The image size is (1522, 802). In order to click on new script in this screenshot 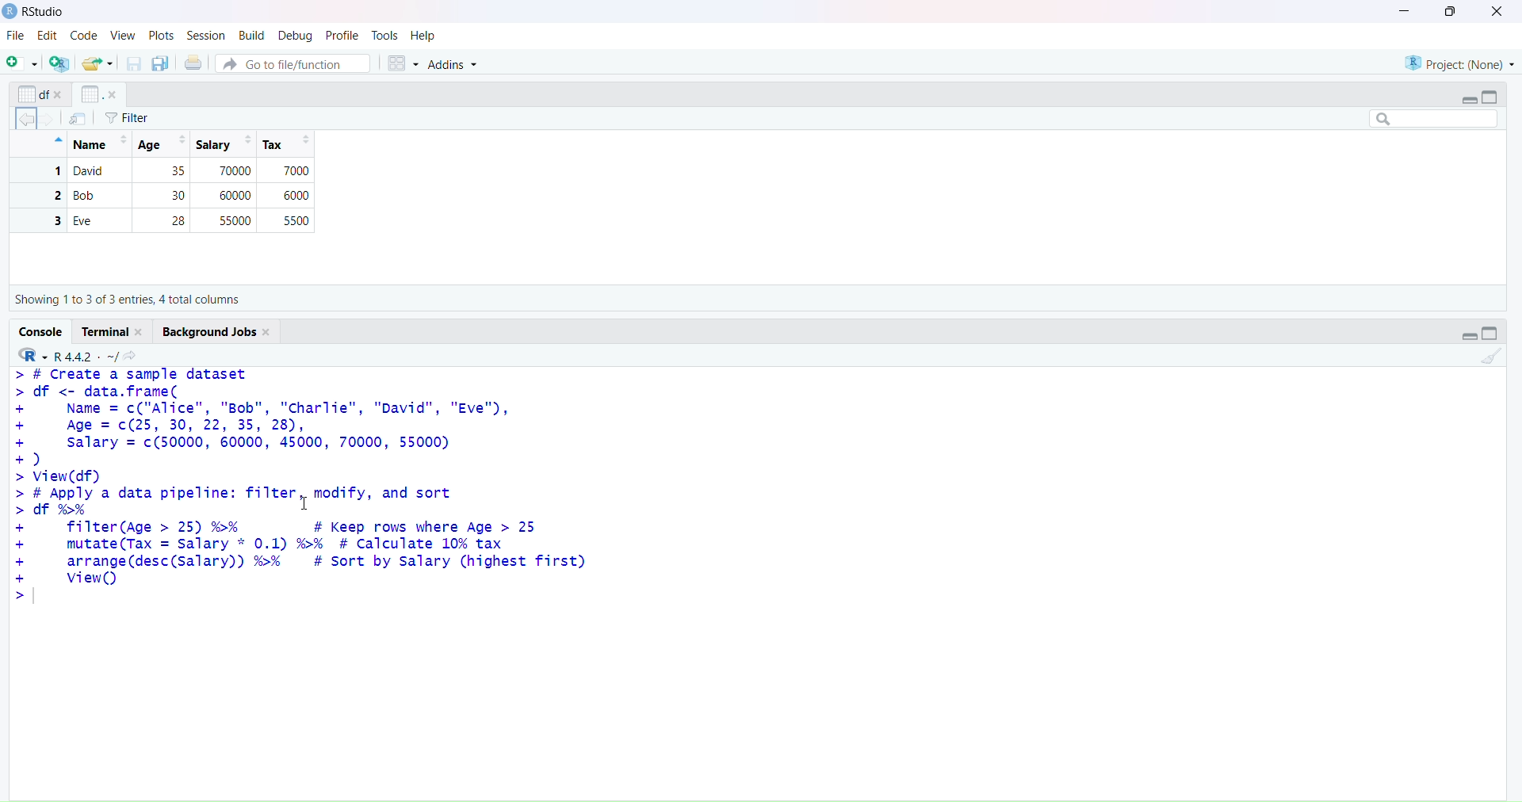, I will do `click(21, 63)`.